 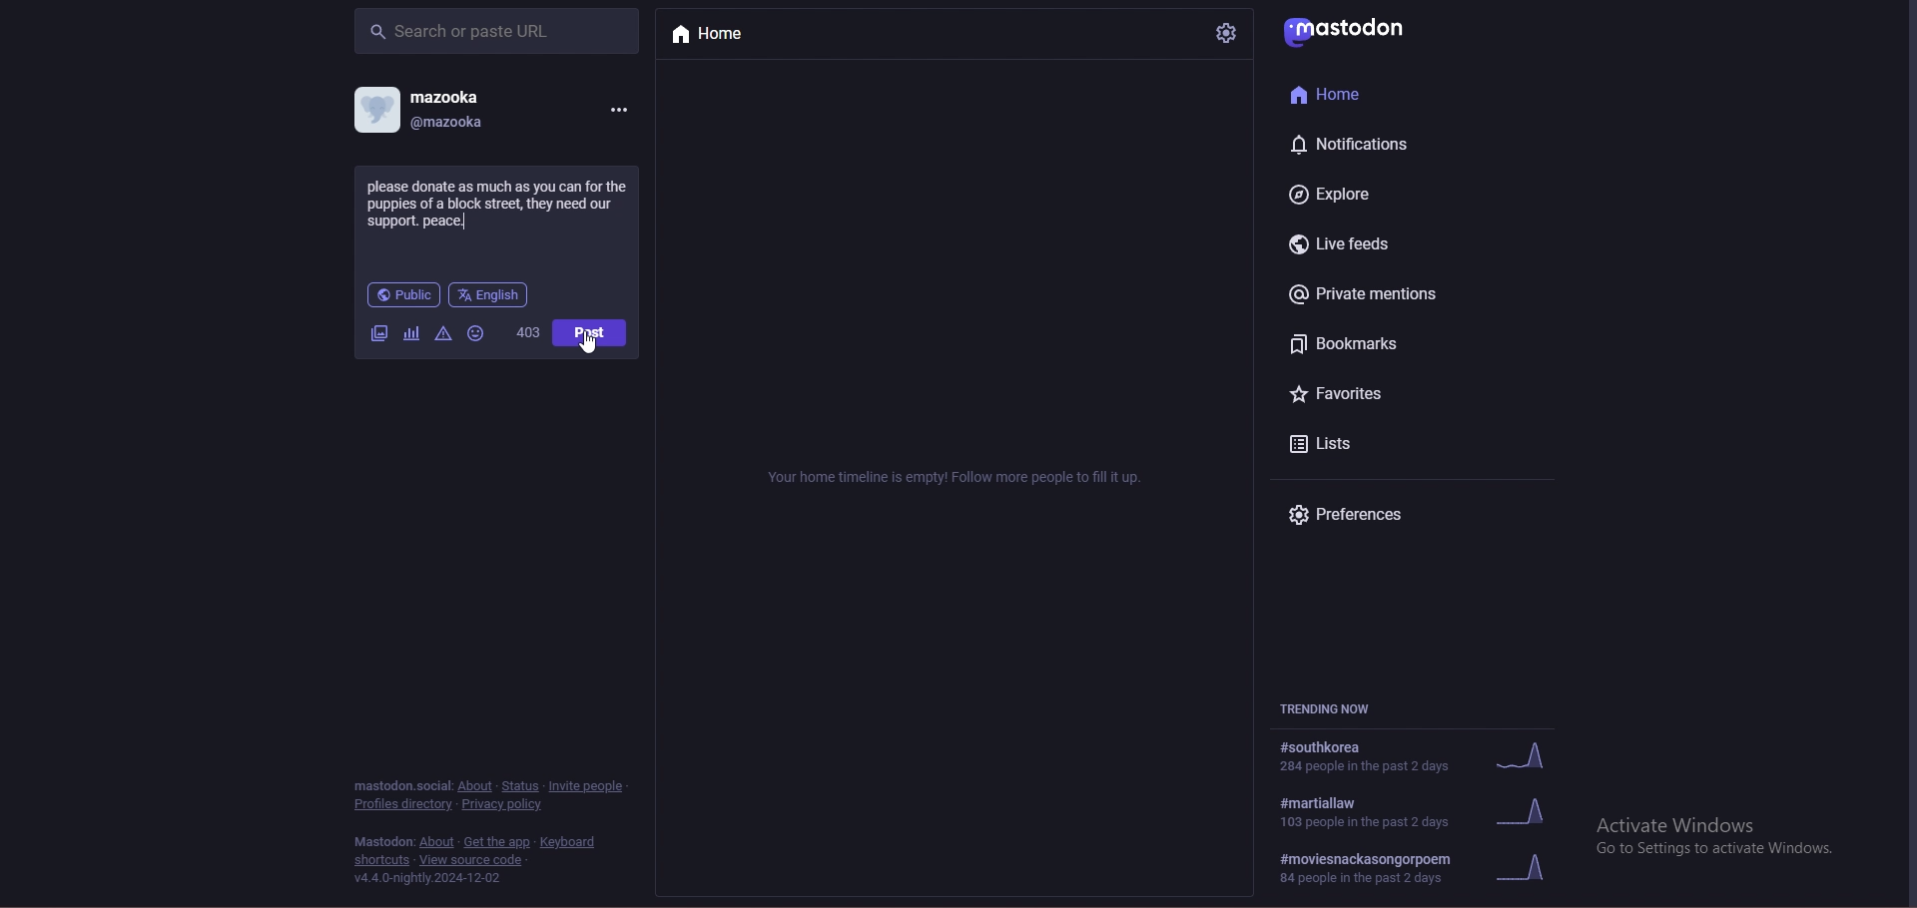 I want to click on profiles directory, so click(x=402, y=804).